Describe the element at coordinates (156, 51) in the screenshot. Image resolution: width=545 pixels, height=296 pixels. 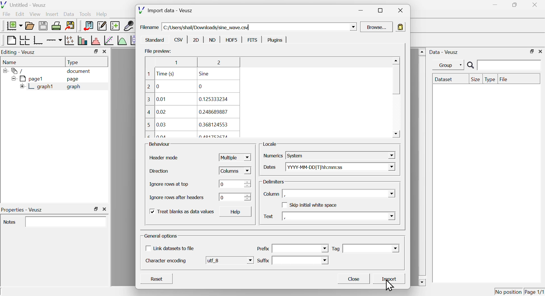
I see `file preview` at that location.